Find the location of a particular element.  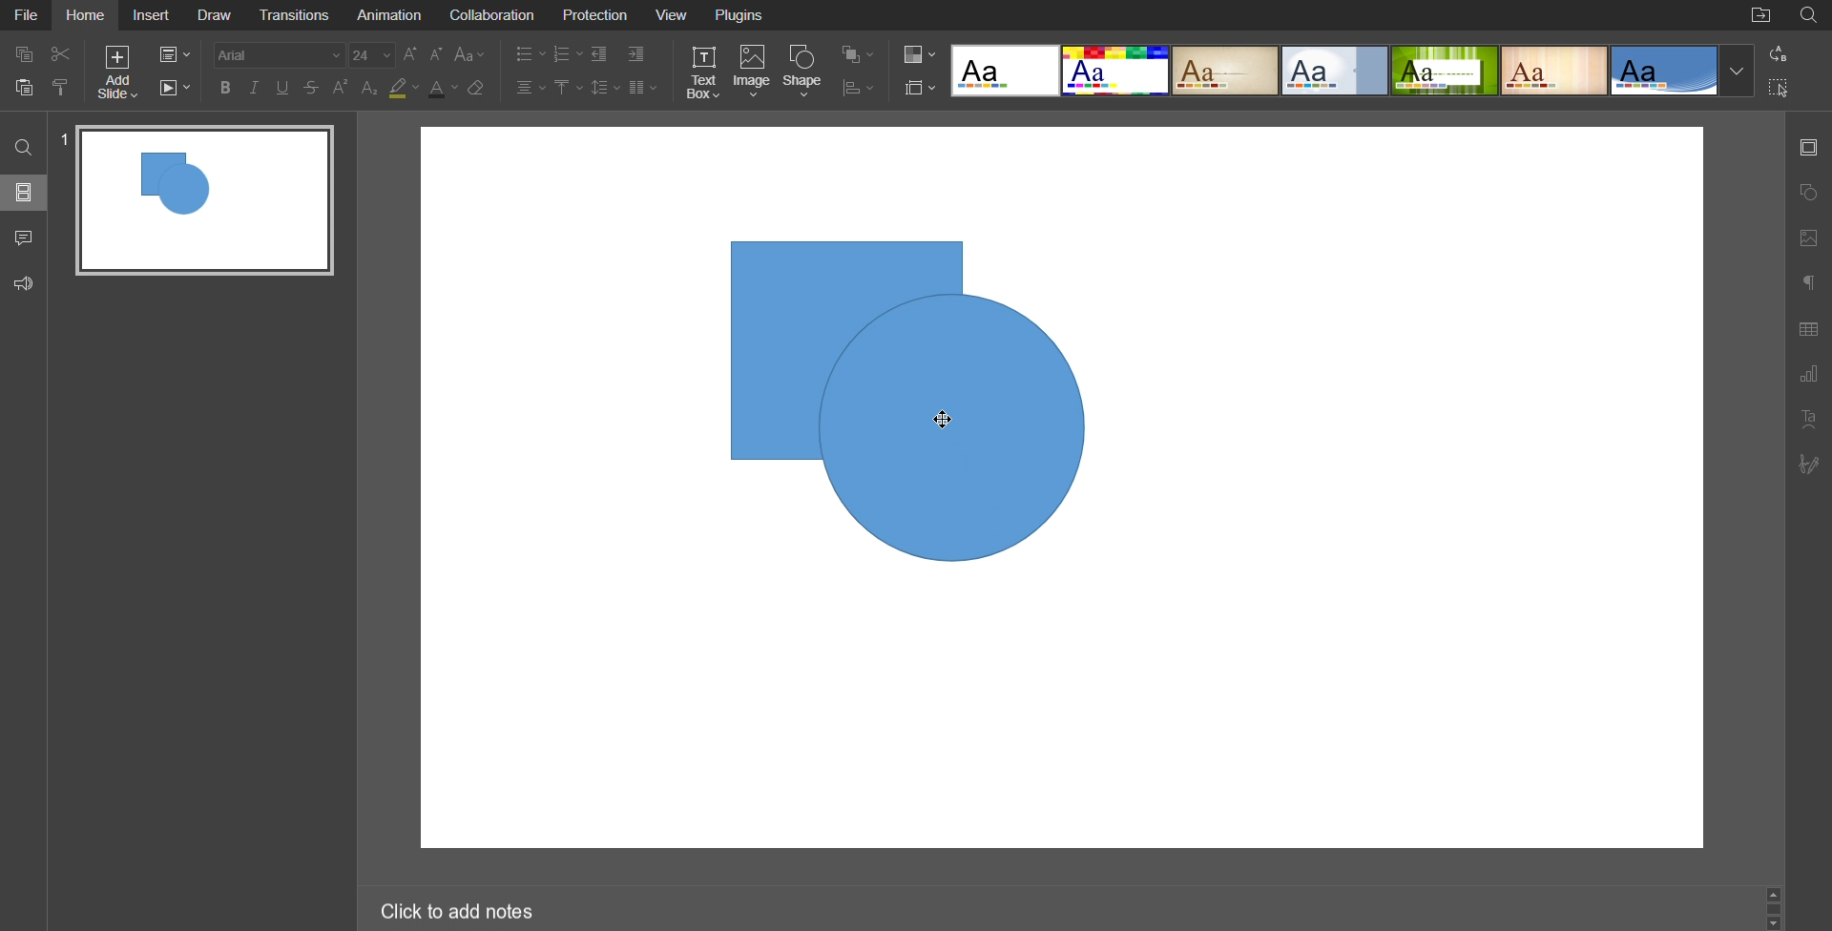

Shapes (Circle Front) is located at coordinates (921, 406).